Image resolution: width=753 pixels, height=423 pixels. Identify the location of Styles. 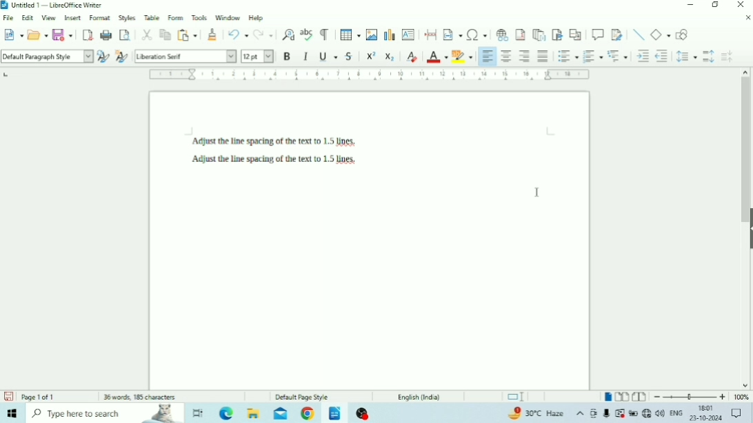
(127, 17).